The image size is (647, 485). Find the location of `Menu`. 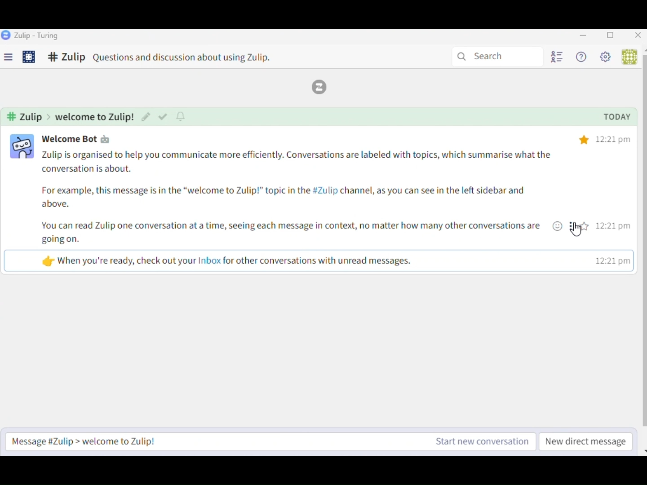

Menu is located at coordinates (12, 59).